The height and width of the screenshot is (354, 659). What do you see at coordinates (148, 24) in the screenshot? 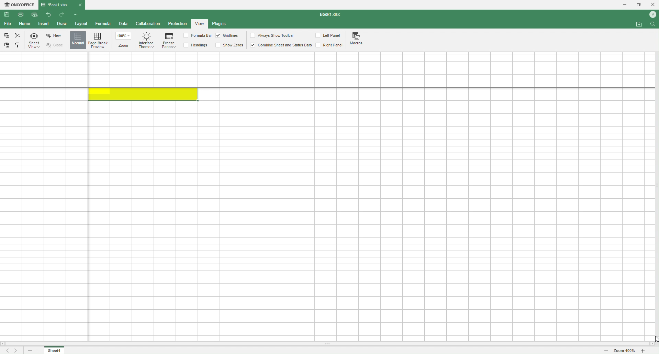
I see `Collaboration` at bounding box center [148, 24].